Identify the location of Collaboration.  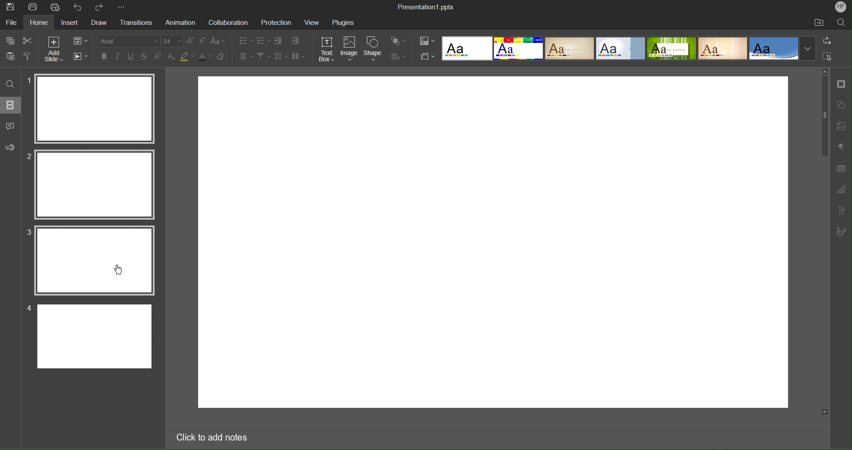
(228, 22).